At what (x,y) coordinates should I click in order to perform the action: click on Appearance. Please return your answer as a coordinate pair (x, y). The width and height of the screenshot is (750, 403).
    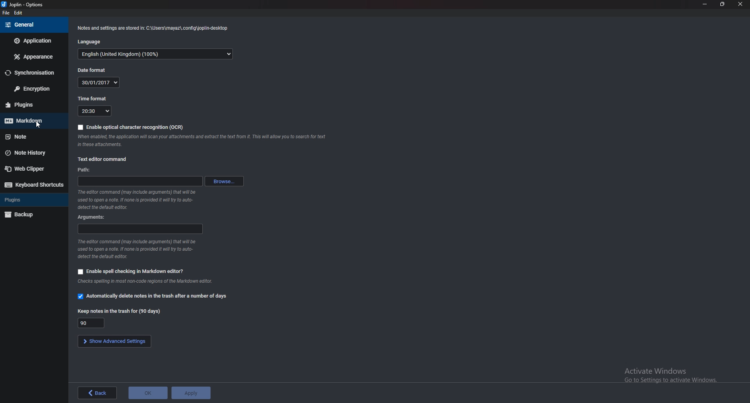
    Looking at the image, I should click on (32, 56).